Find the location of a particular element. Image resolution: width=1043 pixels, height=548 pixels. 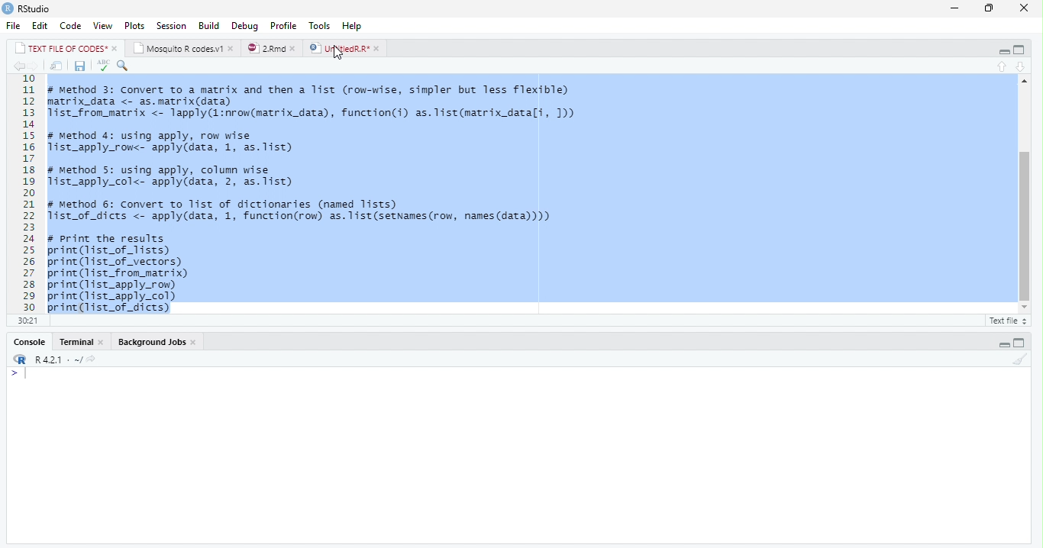

Clear is located at coordinates (1019, 359).